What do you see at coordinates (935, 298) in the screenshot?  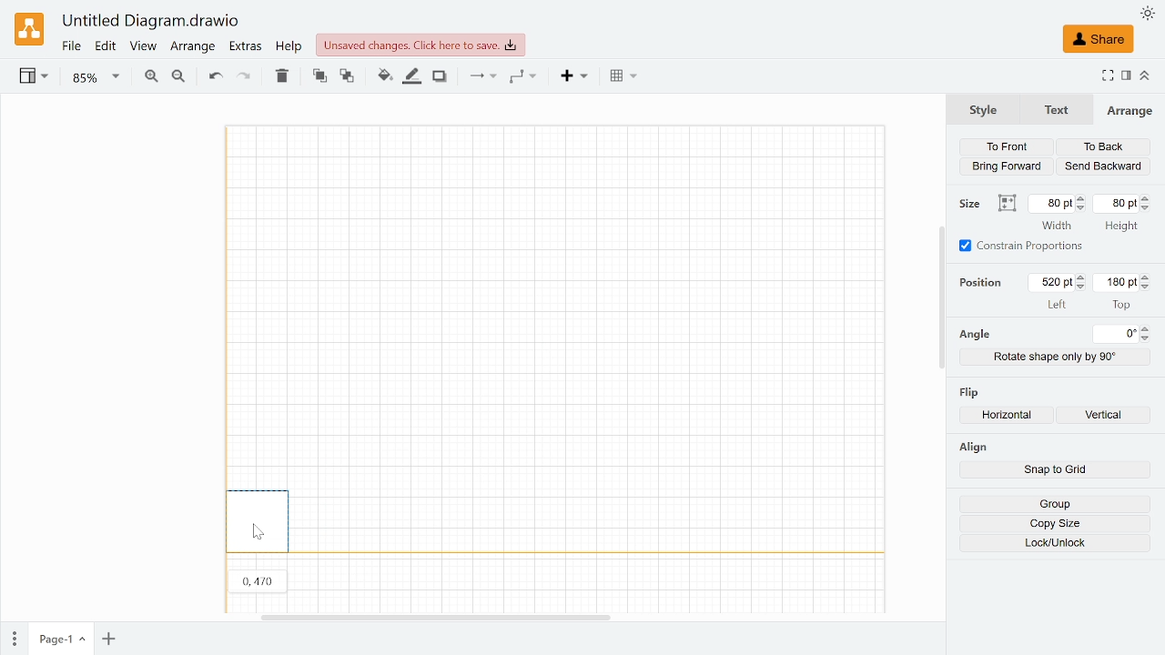 I see `Vertical Scroll Bar` at bounding box center [935, 298].